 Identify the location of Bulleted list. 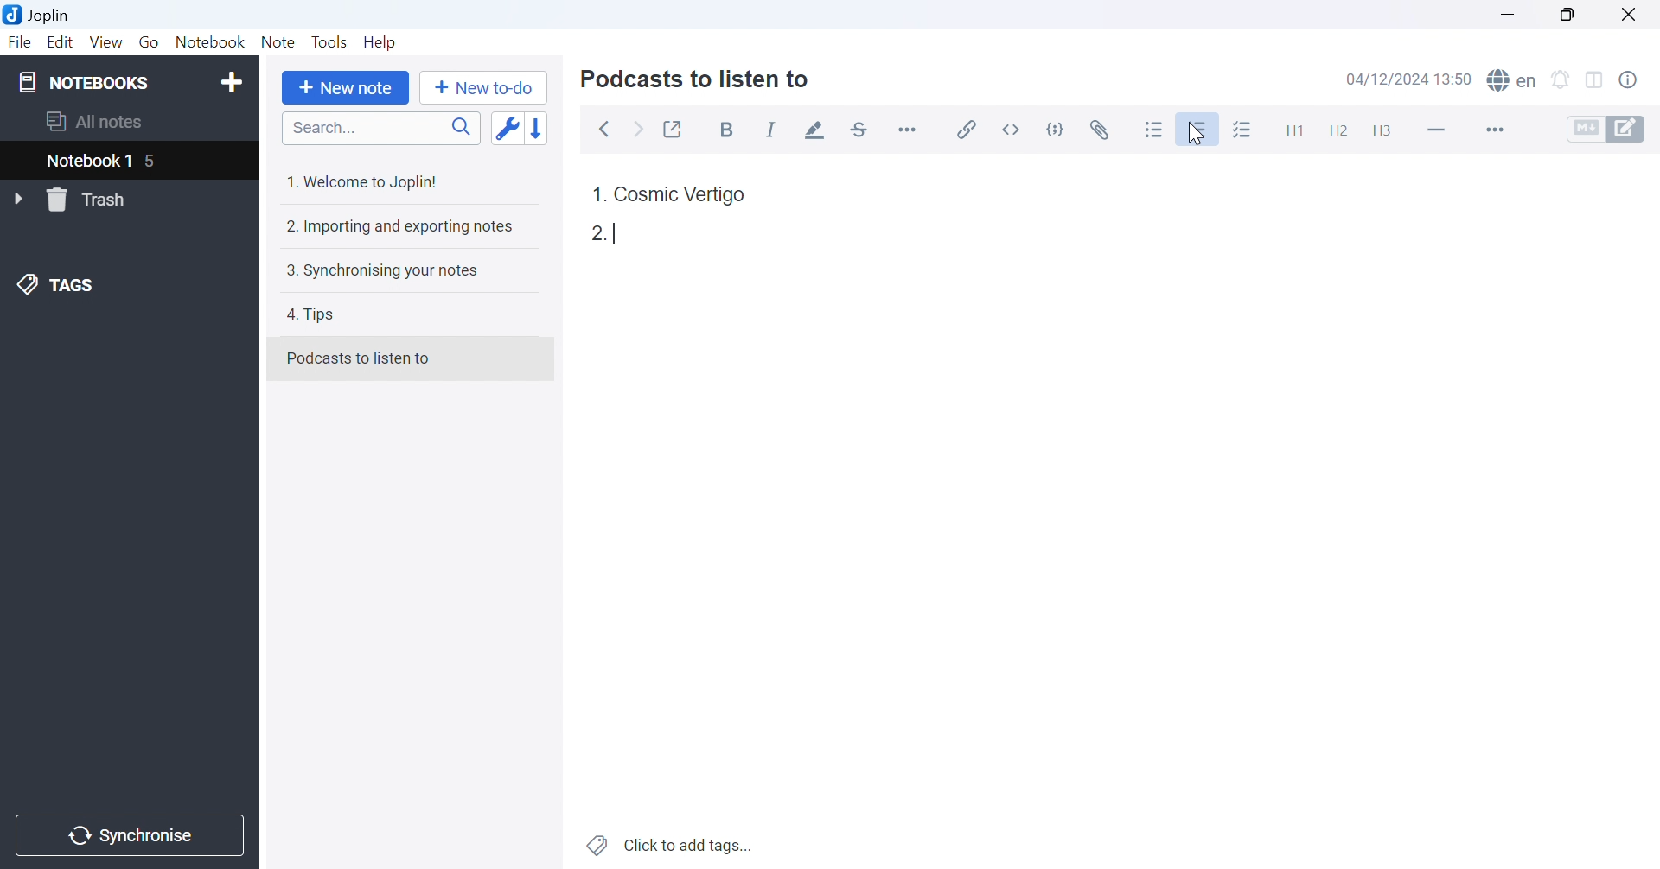
(1155, 129).